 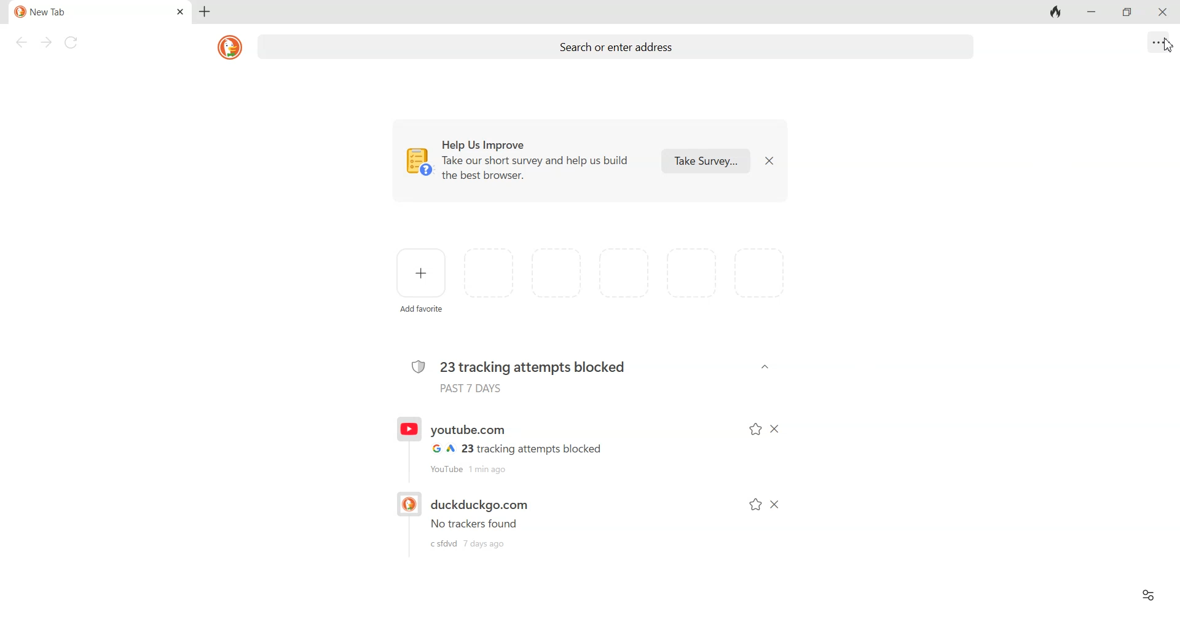 What do you see at coordinates (181, 12) in the screenshot?
I see `Close tab` at bounding box center [181, 12].